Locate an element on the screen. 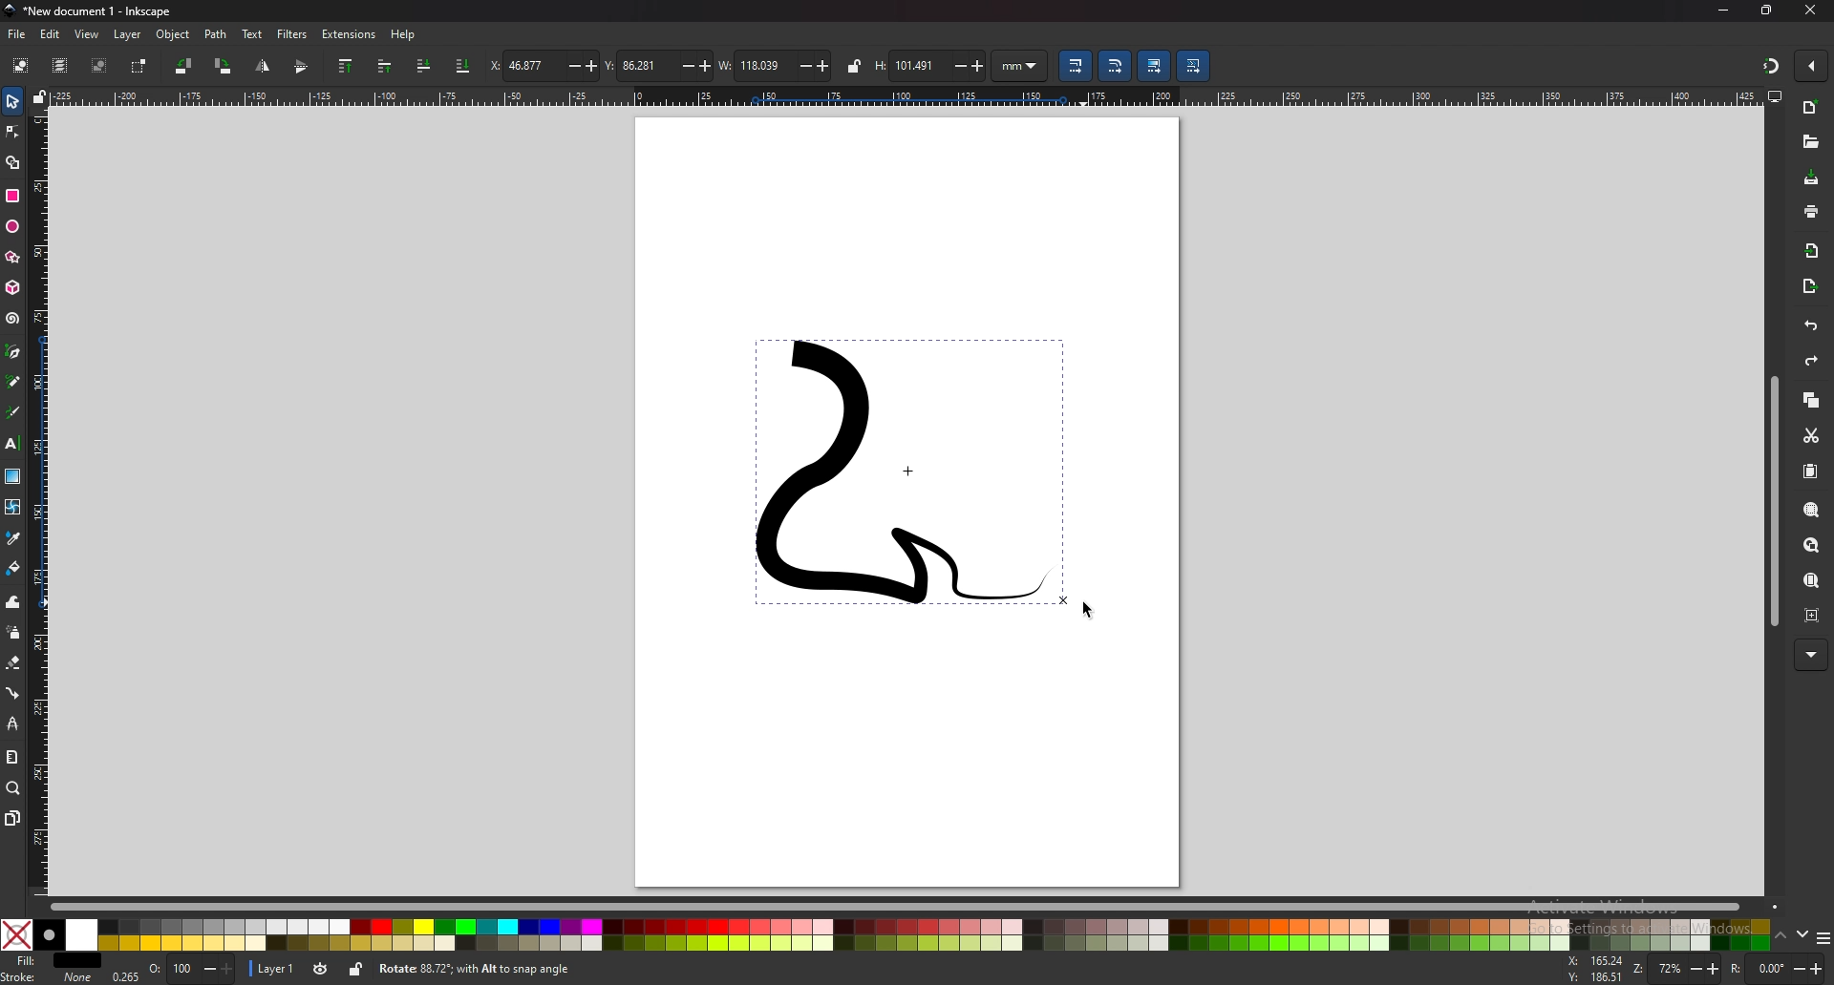 This screenshot has height=985, width=1834. scroll bar is located at coordinates (1774, 501).